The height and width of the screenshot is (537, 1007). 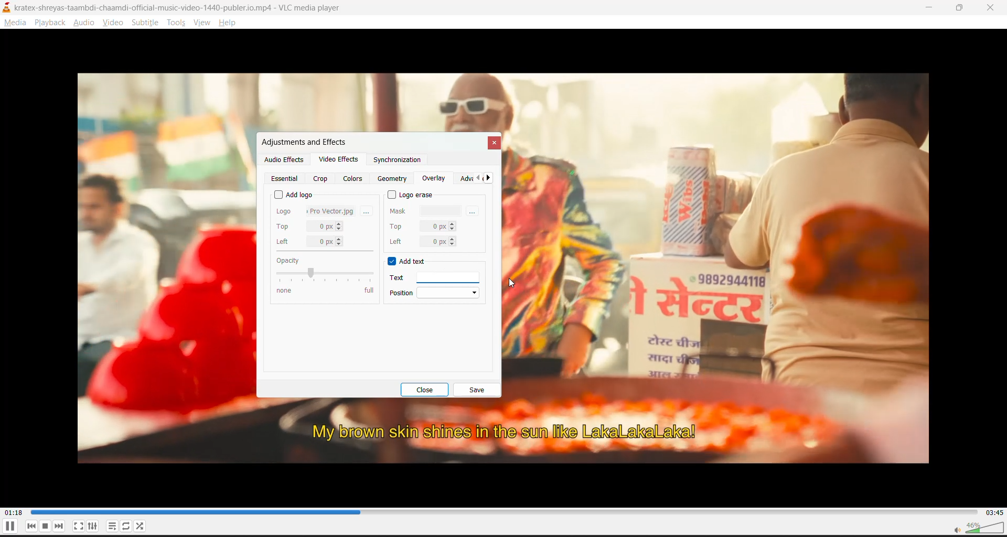 I want to click on My brown skin shines in the sun like LakaLakaLaka!, so click(x=505, y=432).